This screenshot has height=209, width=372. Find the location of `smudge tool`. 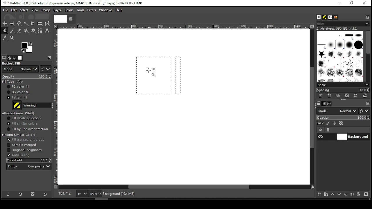

smudge tool is located at coordinates (34, 31).